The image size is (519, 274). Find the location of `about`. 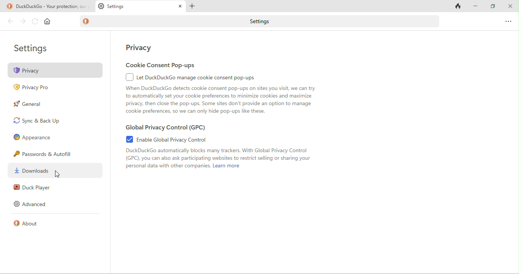

about is located at coordinates (31, 226).